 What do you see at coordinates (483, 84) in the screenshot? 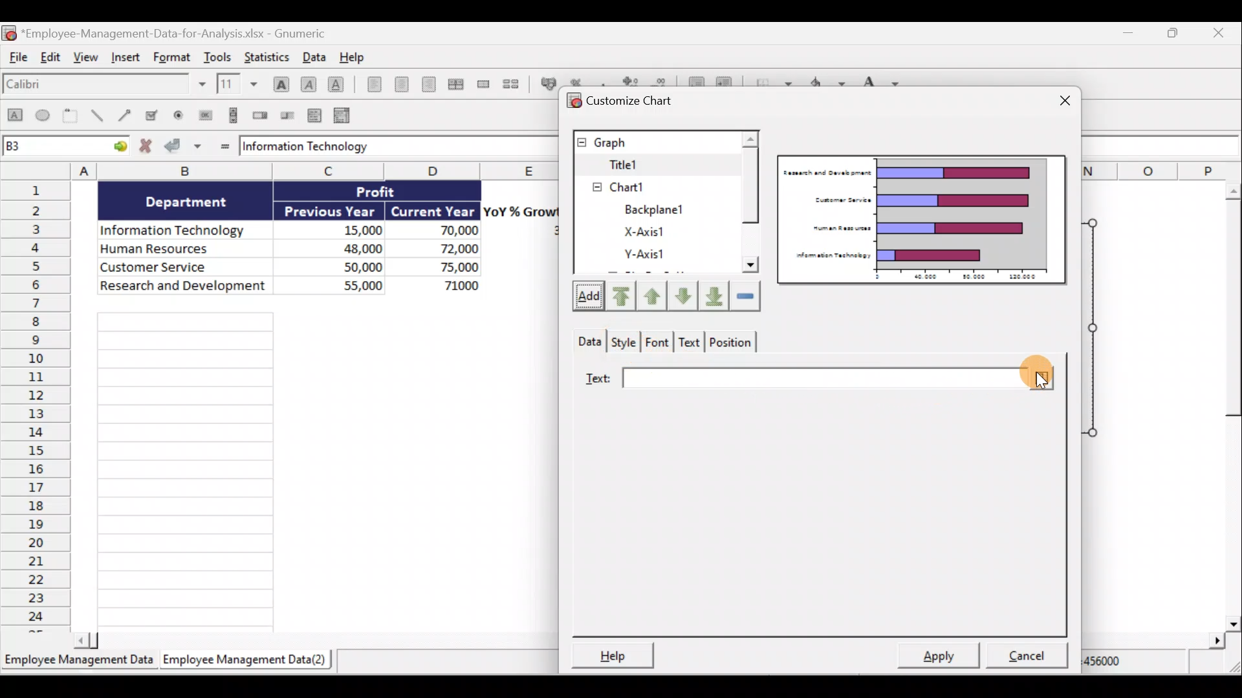
I see `Merge a range of cells` at bounding box center [483, 84].